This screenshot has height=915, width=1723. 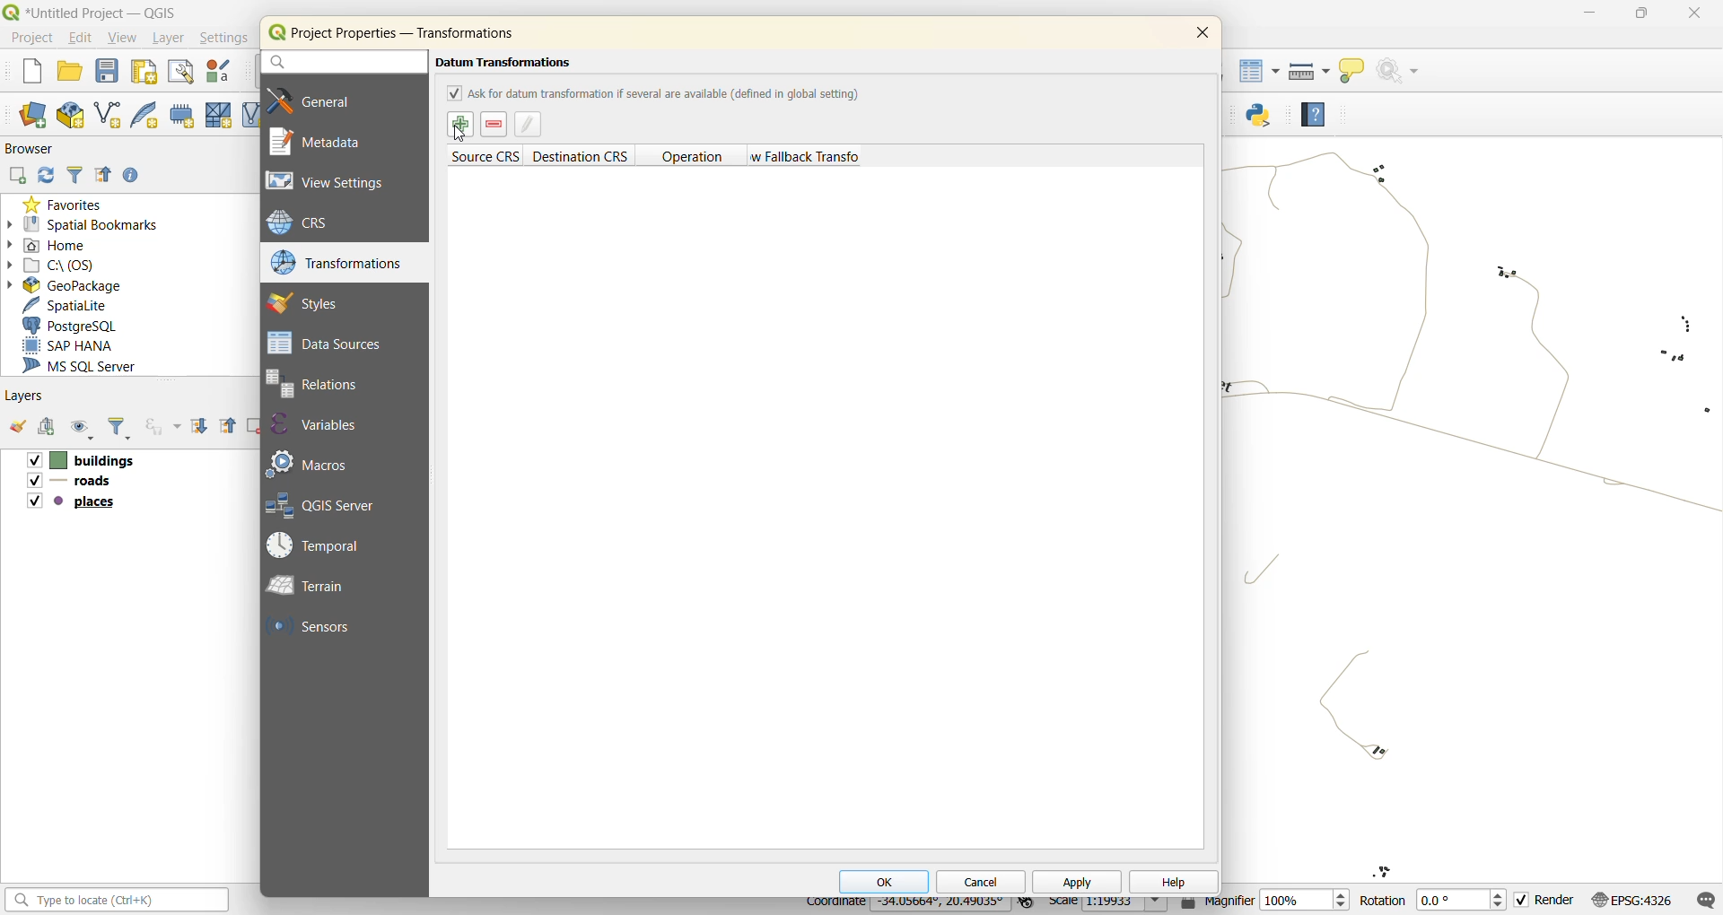 I want to click on minimize, so click(x=1587, y=15).